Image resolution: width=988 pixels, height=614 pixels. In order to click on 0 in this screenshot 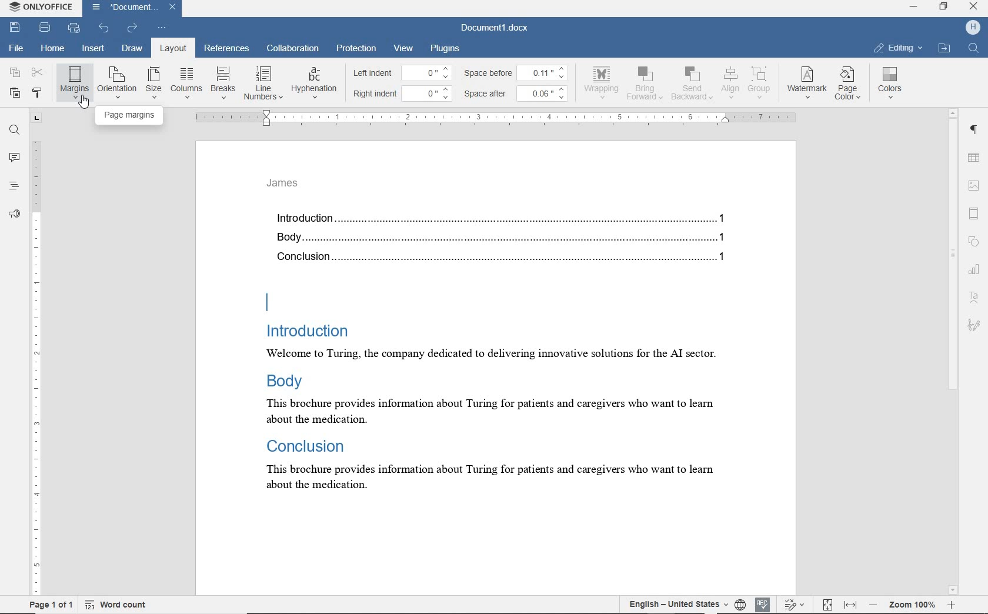, I will do `click(429, 92)`.